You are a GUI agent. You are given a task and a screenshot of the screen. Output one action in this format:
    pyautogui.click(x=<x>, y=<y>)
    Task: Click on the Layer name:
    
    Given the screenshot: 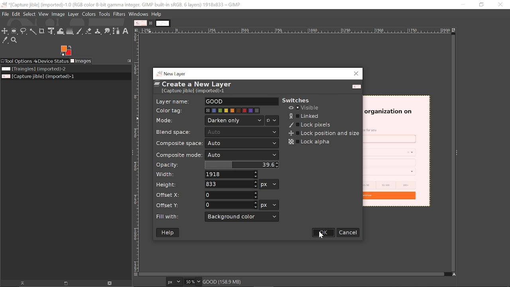 What is the action you would take?
    pyautogui.click(x=173, y=101)
    